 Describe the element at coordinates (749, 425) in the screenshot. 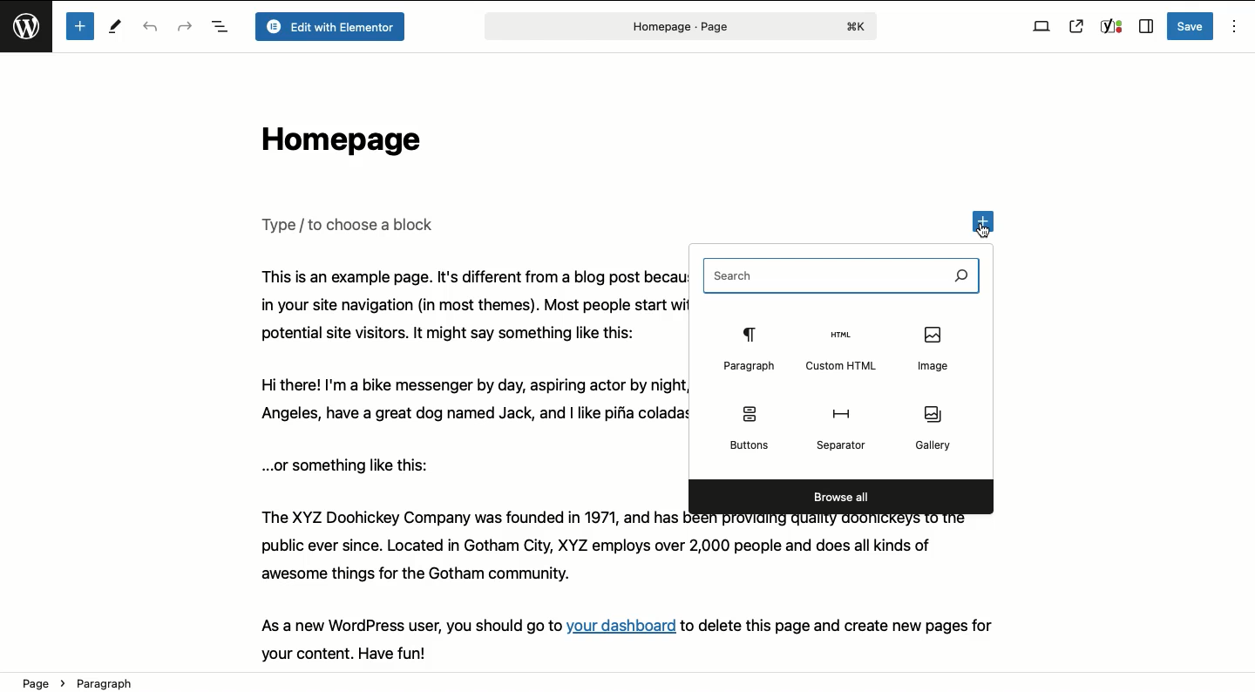

I see `Buttons` at that location.